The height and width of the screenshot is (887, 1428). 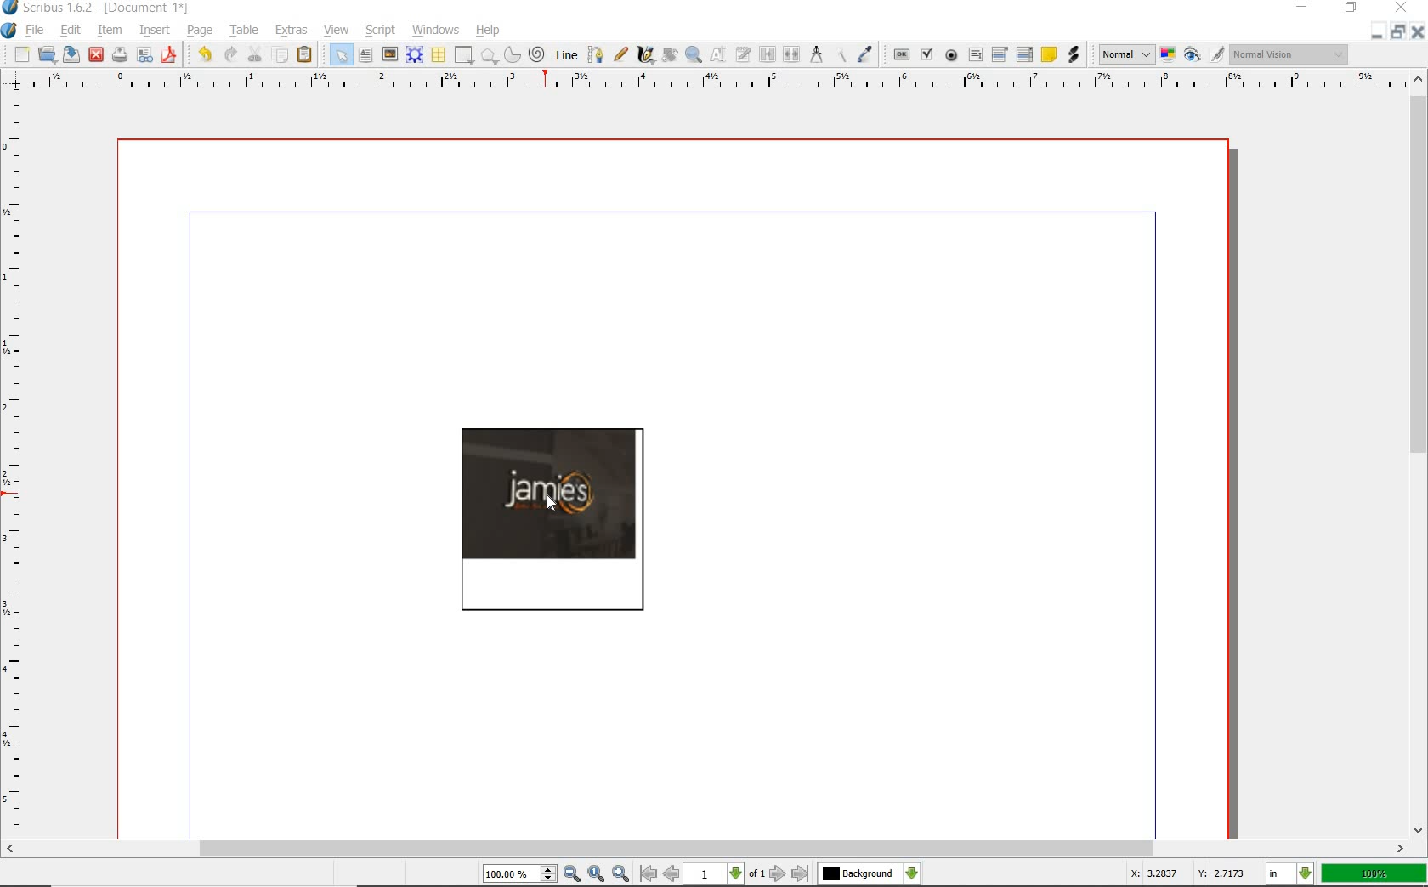 I want to click on COPY, so click(x=280, y=58).